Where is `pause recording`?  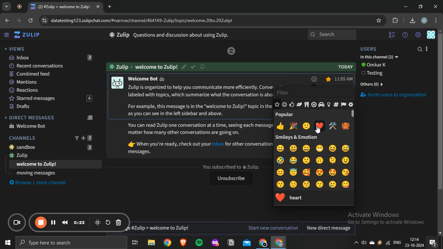 pause recording is located at coordinates (41, 223).